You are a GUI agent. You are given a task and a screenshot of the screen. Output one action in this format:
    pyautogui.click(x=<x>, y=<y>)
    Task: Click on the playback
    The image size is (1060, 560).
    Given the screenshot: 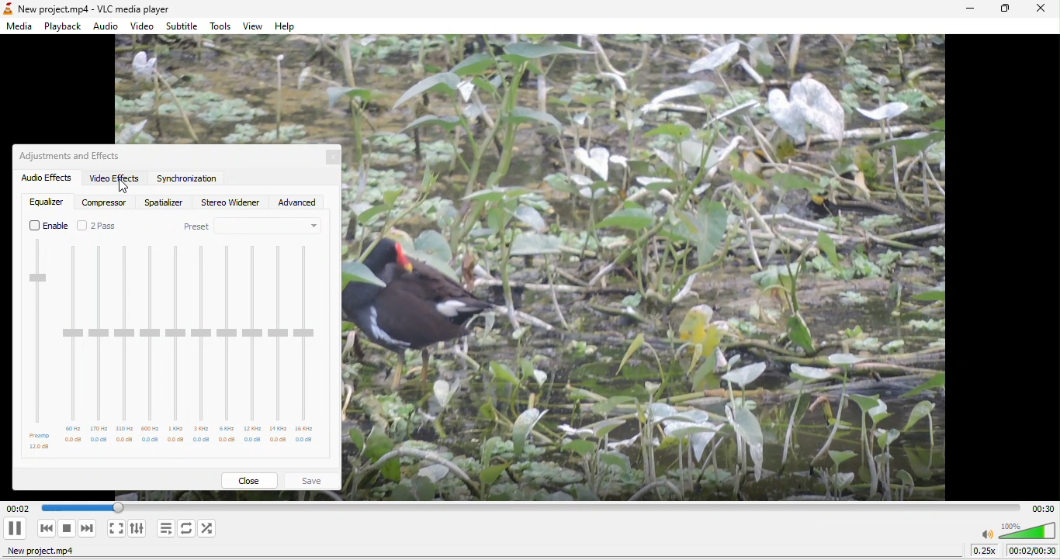 What is the action you would take?
    pyautogui.click(x=61, y=26)
    